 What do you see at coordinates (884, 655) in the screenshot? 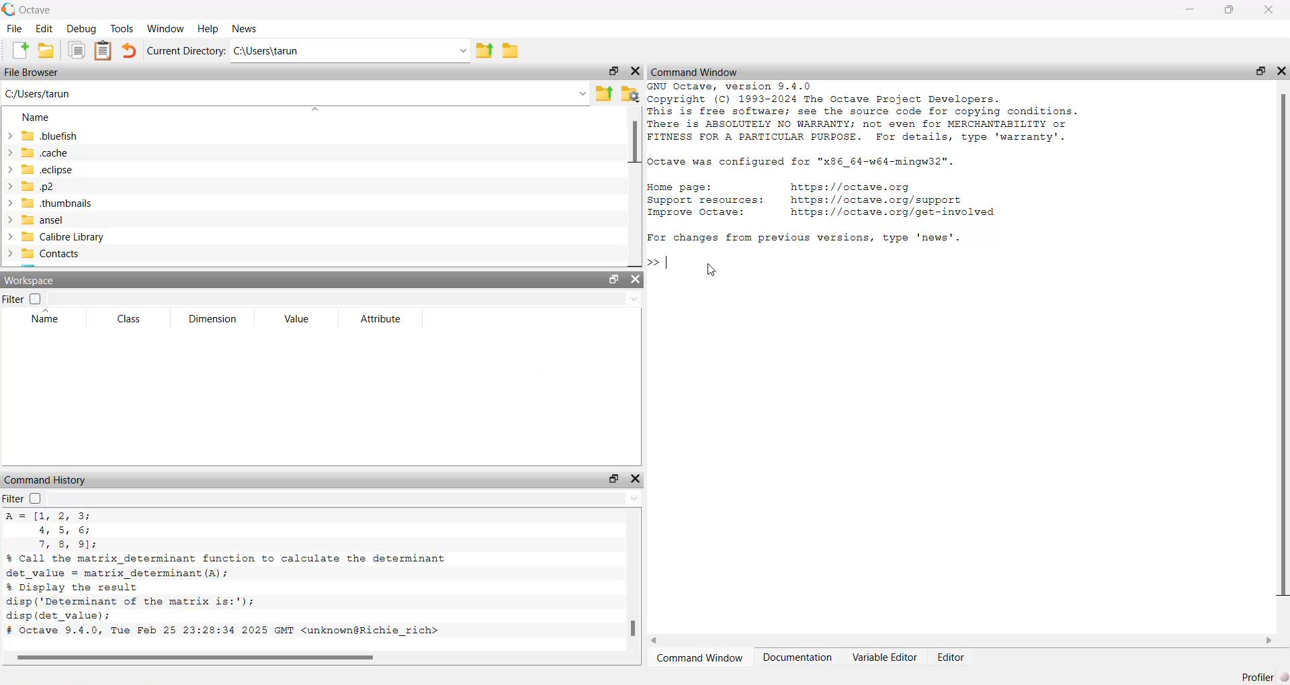
I see `Variable Editor` at bounding box center [884, 655].